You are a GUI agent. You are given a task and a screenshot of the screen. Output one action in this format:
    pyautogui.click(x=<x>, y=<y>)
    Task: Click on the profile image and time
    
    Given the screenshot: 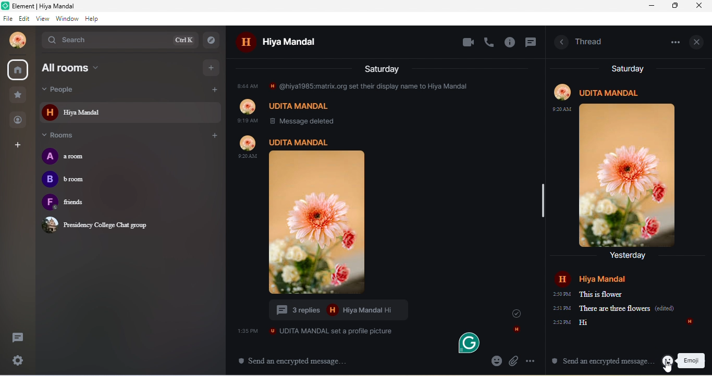 What is the action you would take?
    pyautogui.click(x=560, y=97)
    